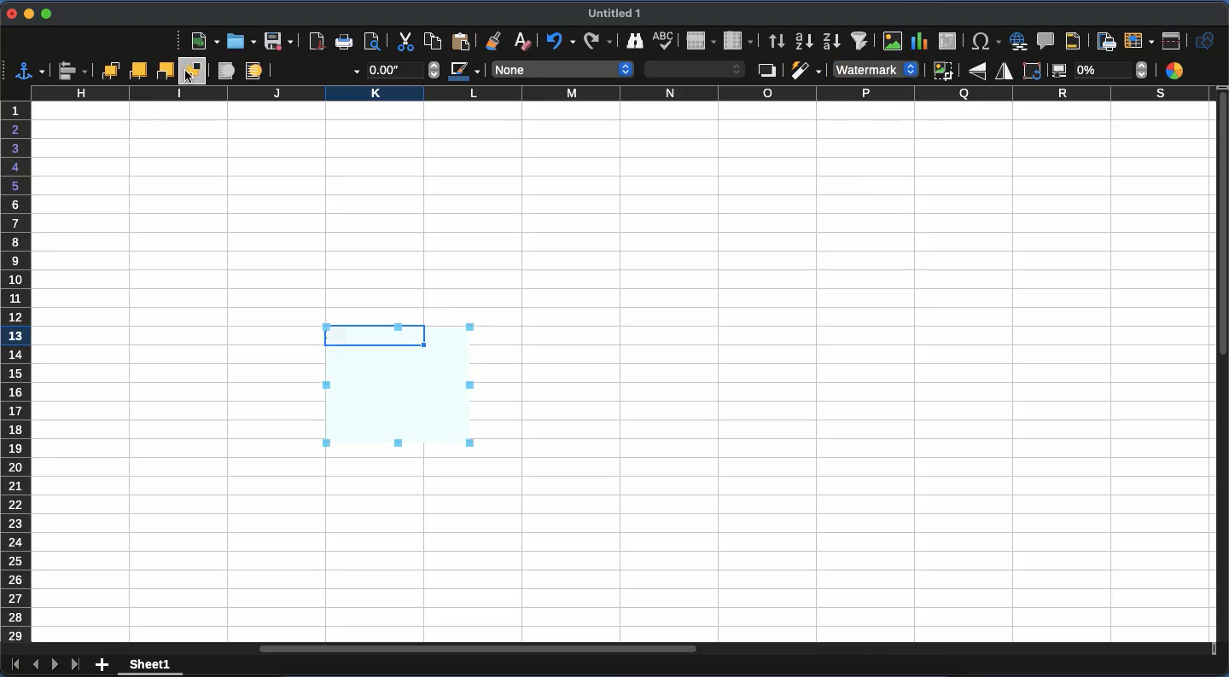 This screenshot has width=1229, height=677. What do you see at coordinates (343, 41) in the screenshot?
I see `print` at bounding box center [343, 41].